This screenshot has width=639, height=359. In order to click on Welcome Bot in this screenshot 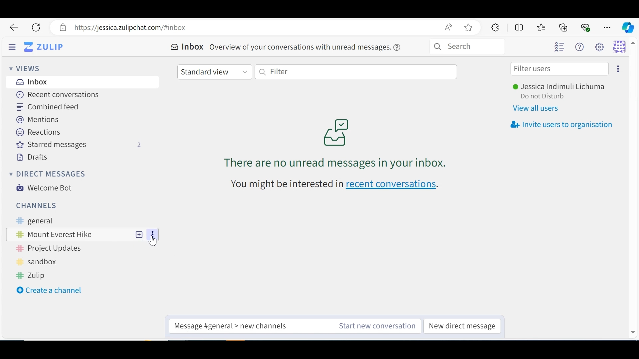, I will do `click(45, 188)`.